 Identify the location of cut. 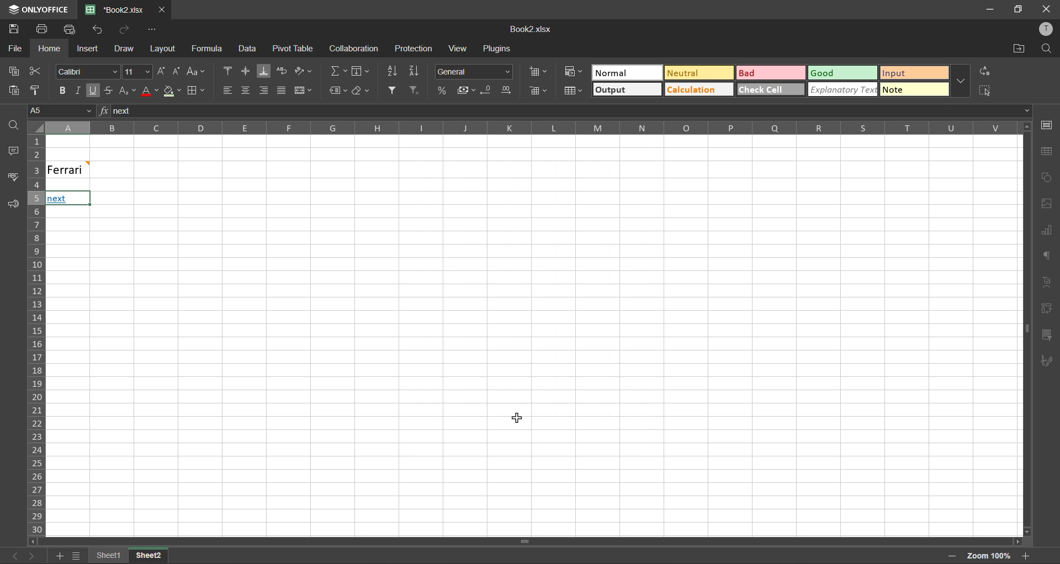
(35, 71).